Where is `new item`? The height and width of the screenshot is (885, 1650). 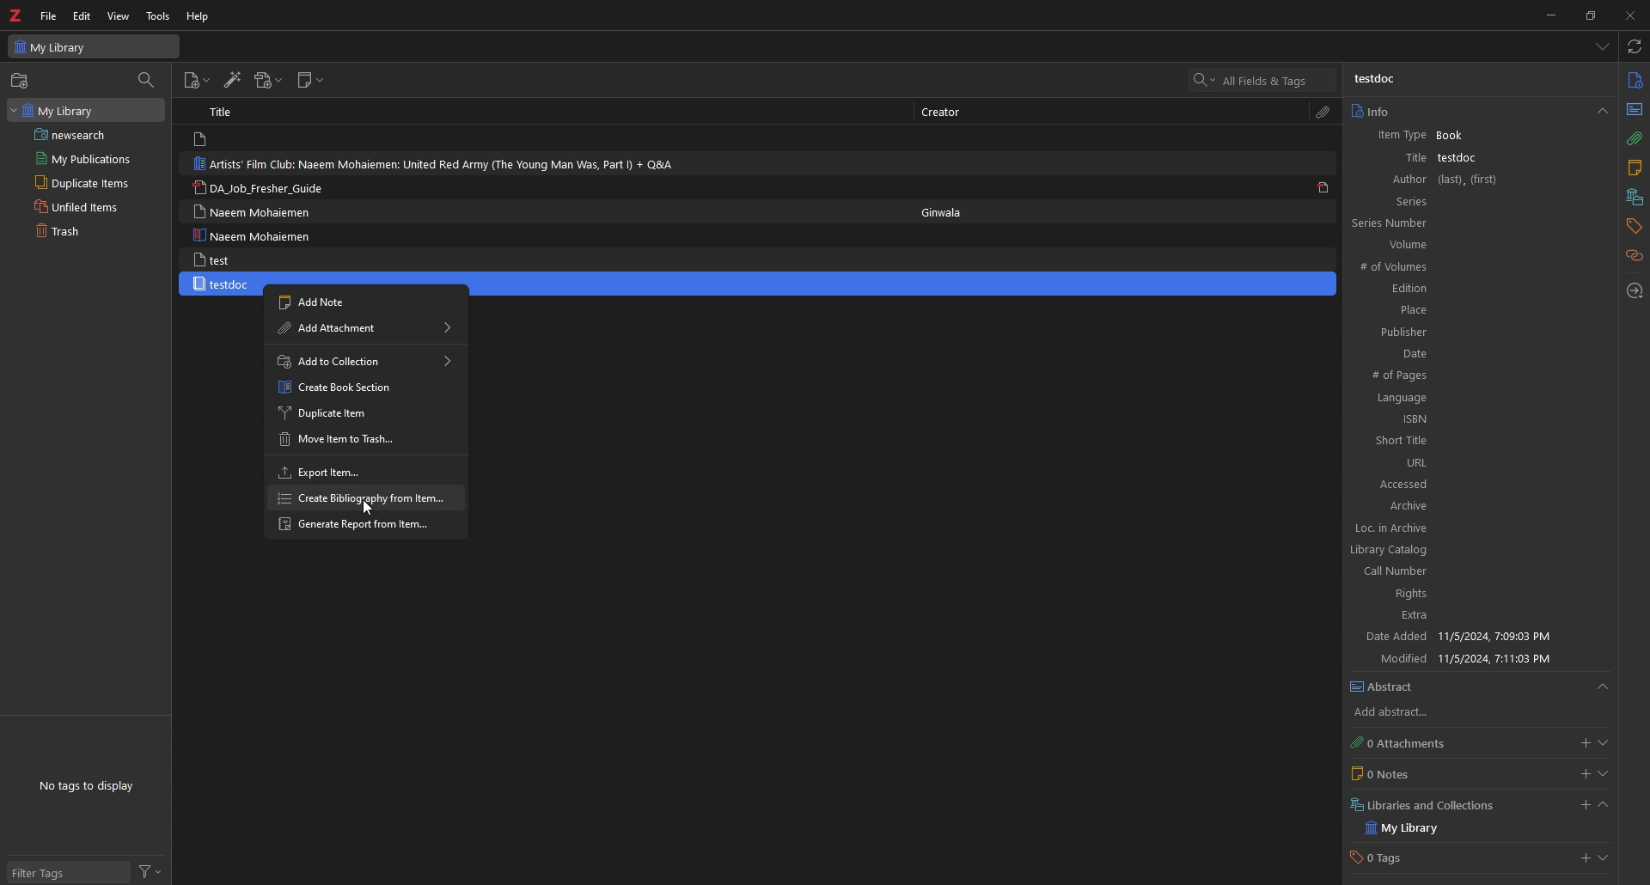 new item is located at coordinates (196, 82).